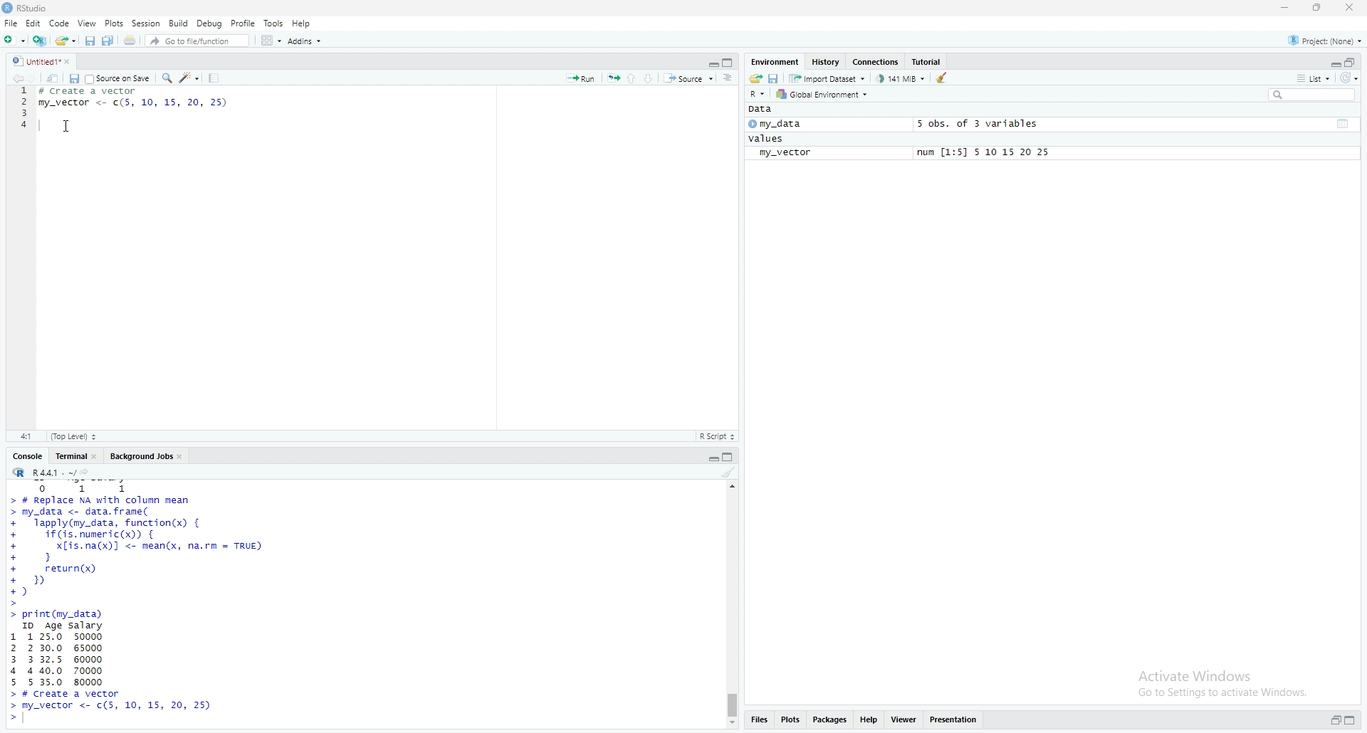 This screenshot has height=733, width=1367. I want to click on presentation, so click(955, 719).